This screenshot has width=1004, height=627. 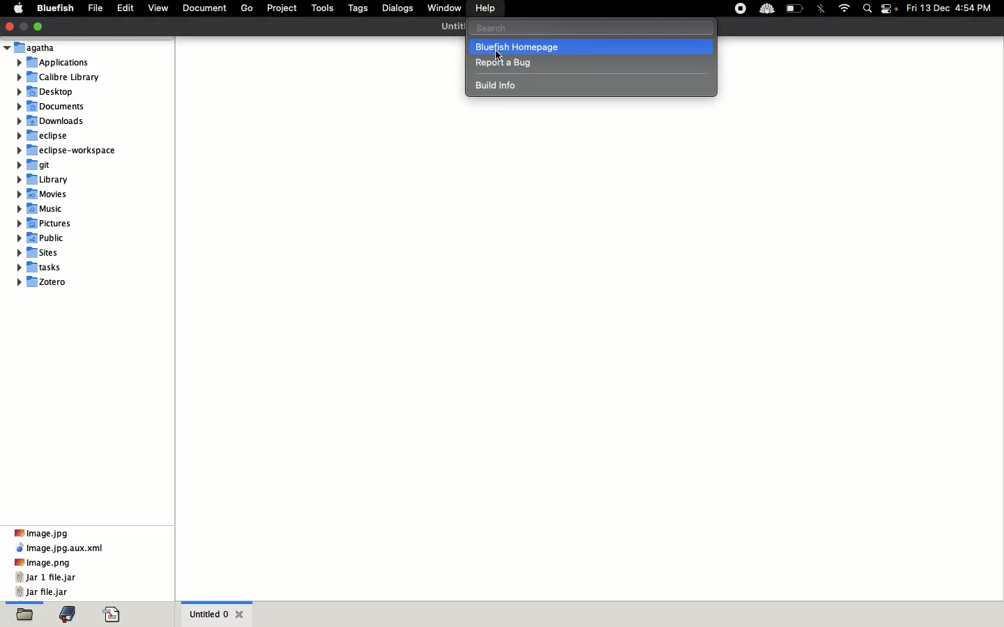 What do you see at coordinates (241, 614) in the screenshot?
I see `Close tab` at bounding box center [241, 614].